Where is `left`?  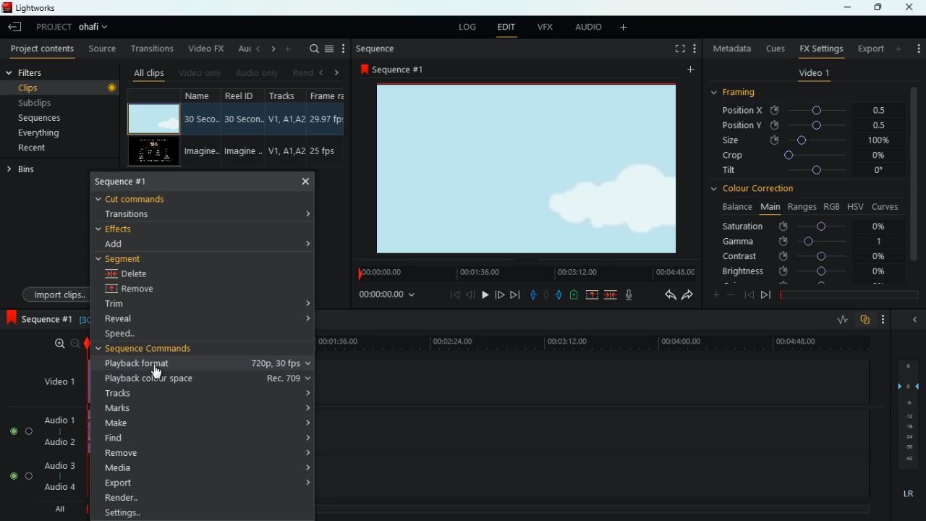
left is located at coordinates (320, 72).